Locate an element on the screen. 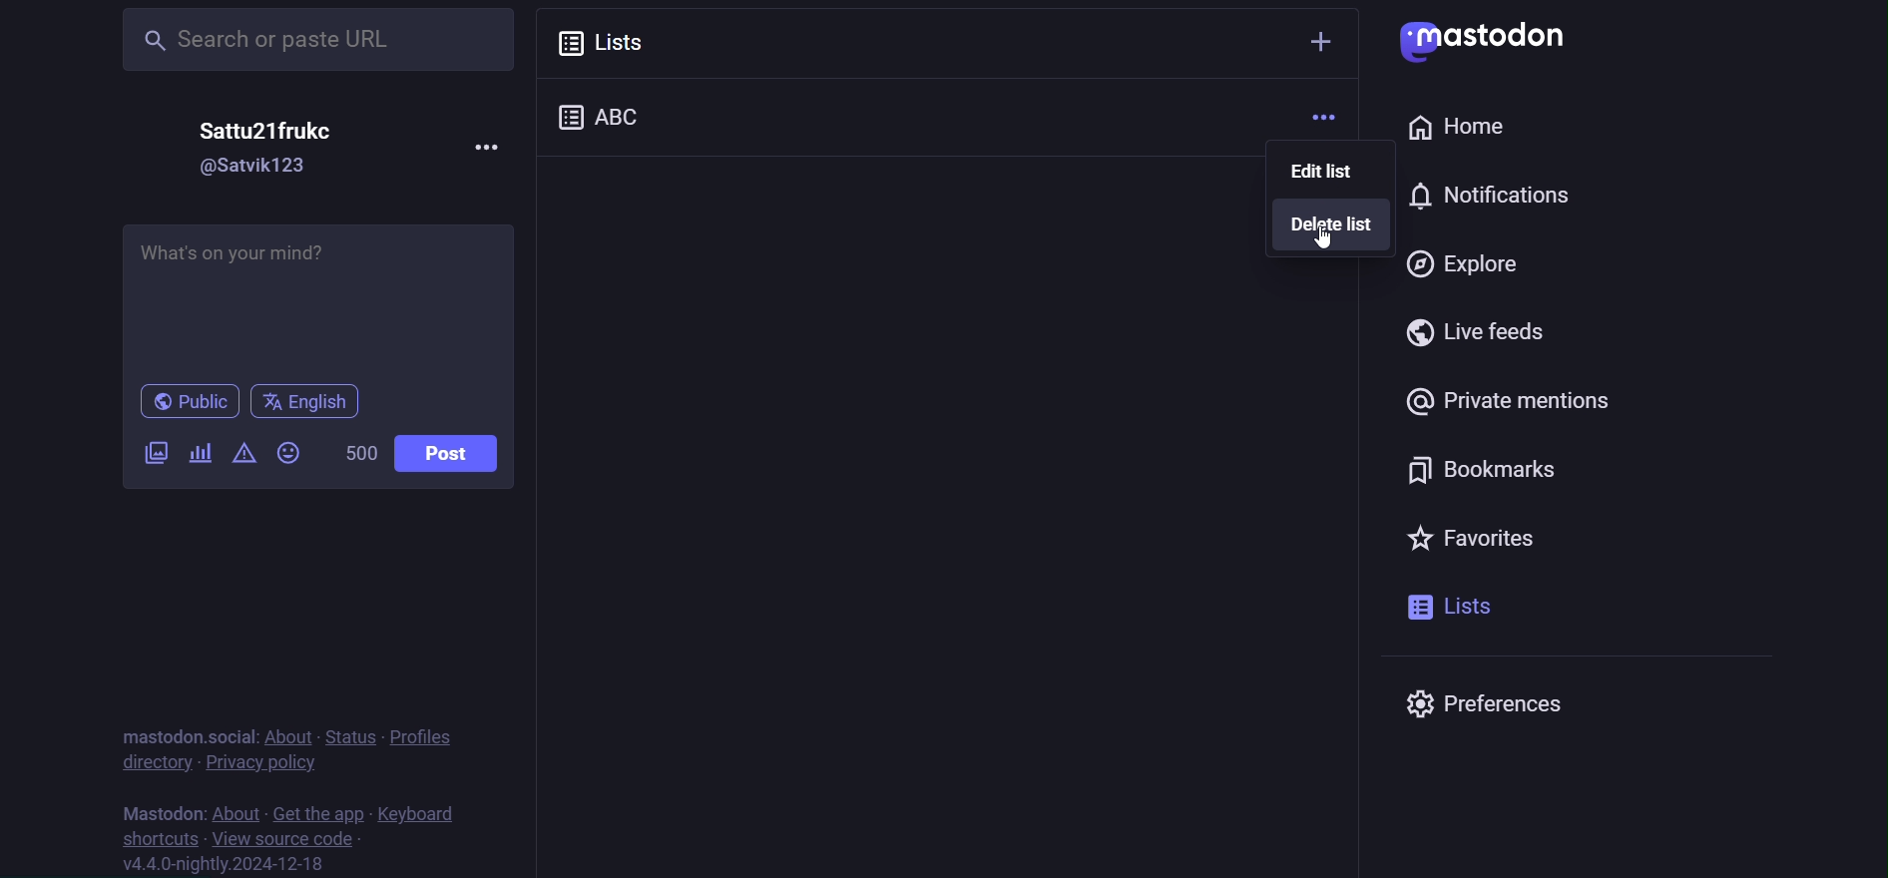  profiles is located at coordinates (432, 737).